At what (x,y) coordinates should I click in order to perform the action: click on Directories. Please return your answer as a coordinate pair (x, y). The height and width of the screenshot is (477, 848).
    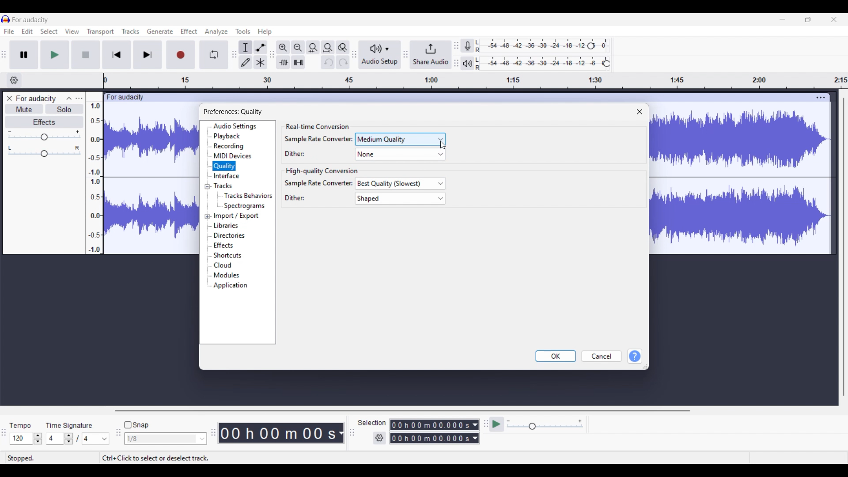
    Looking at the image, I should click on (230, 235).